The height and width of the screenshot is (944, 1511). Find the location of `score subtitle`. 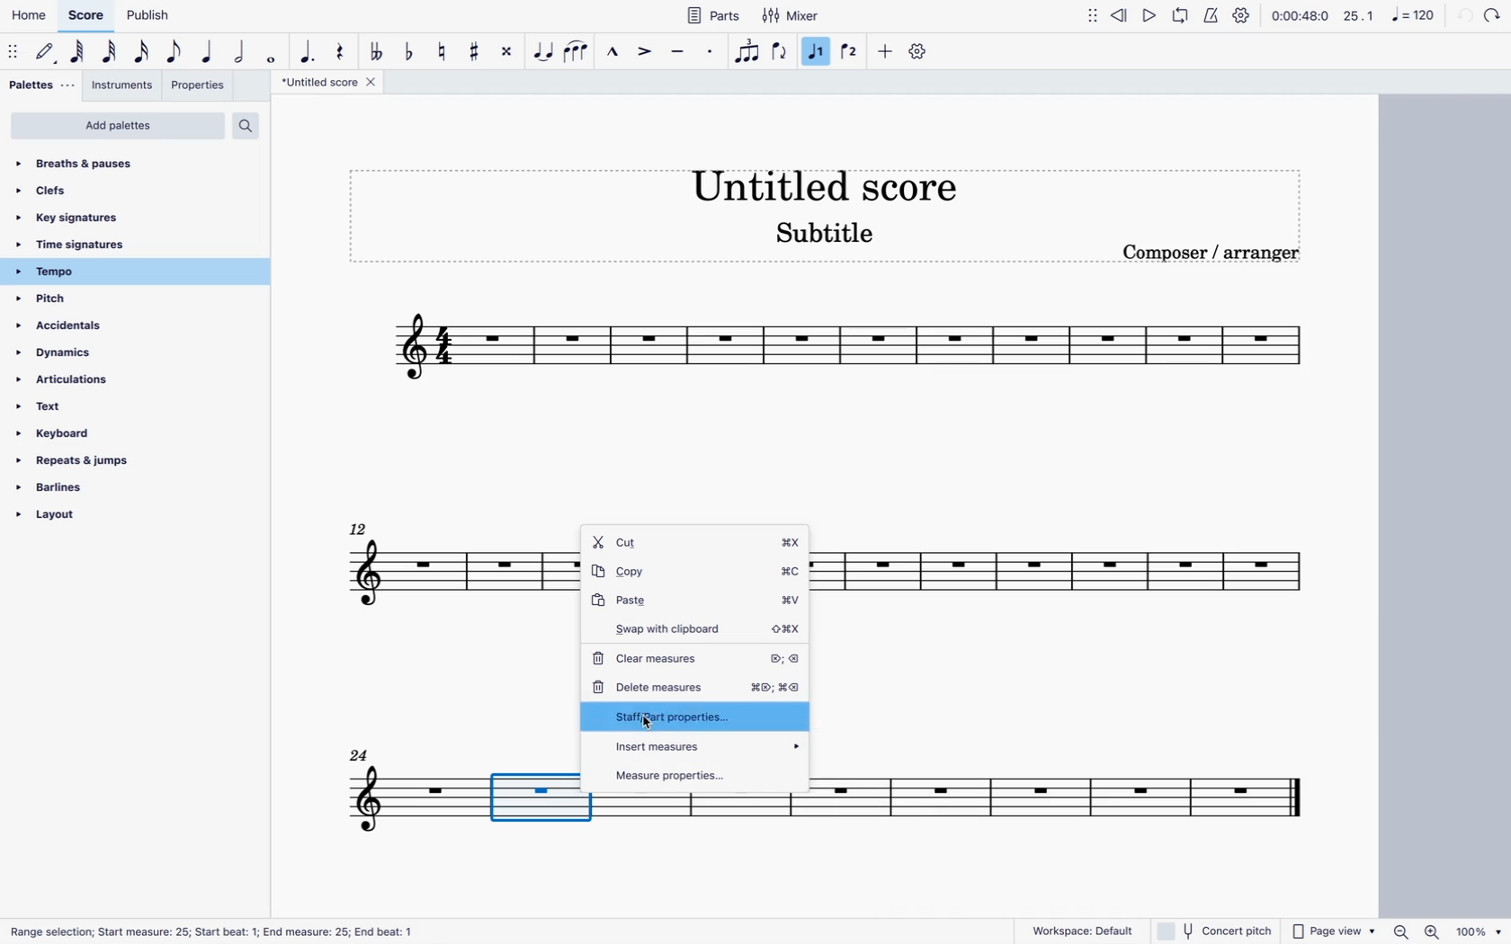

score subtitle is located at coordinates (831, 235).